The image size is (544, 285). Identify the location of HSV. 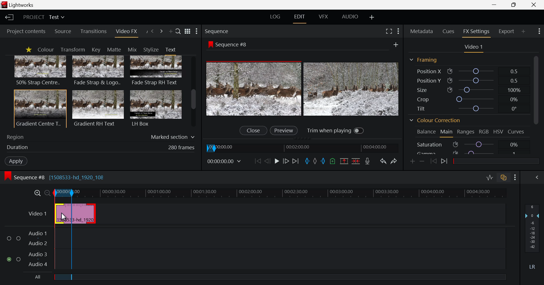
(499, 132).